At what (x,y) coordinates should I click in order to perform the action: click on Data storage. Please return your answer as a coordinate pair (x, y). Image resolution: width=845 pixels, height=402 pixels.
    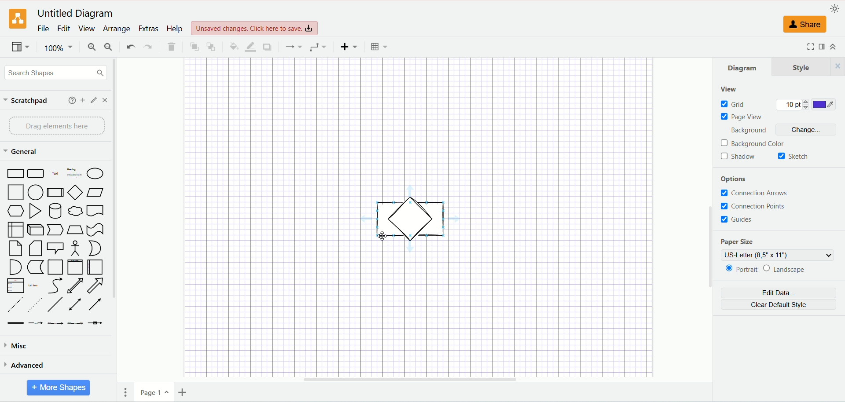
    Looking at the image, I should click on (35, 268).